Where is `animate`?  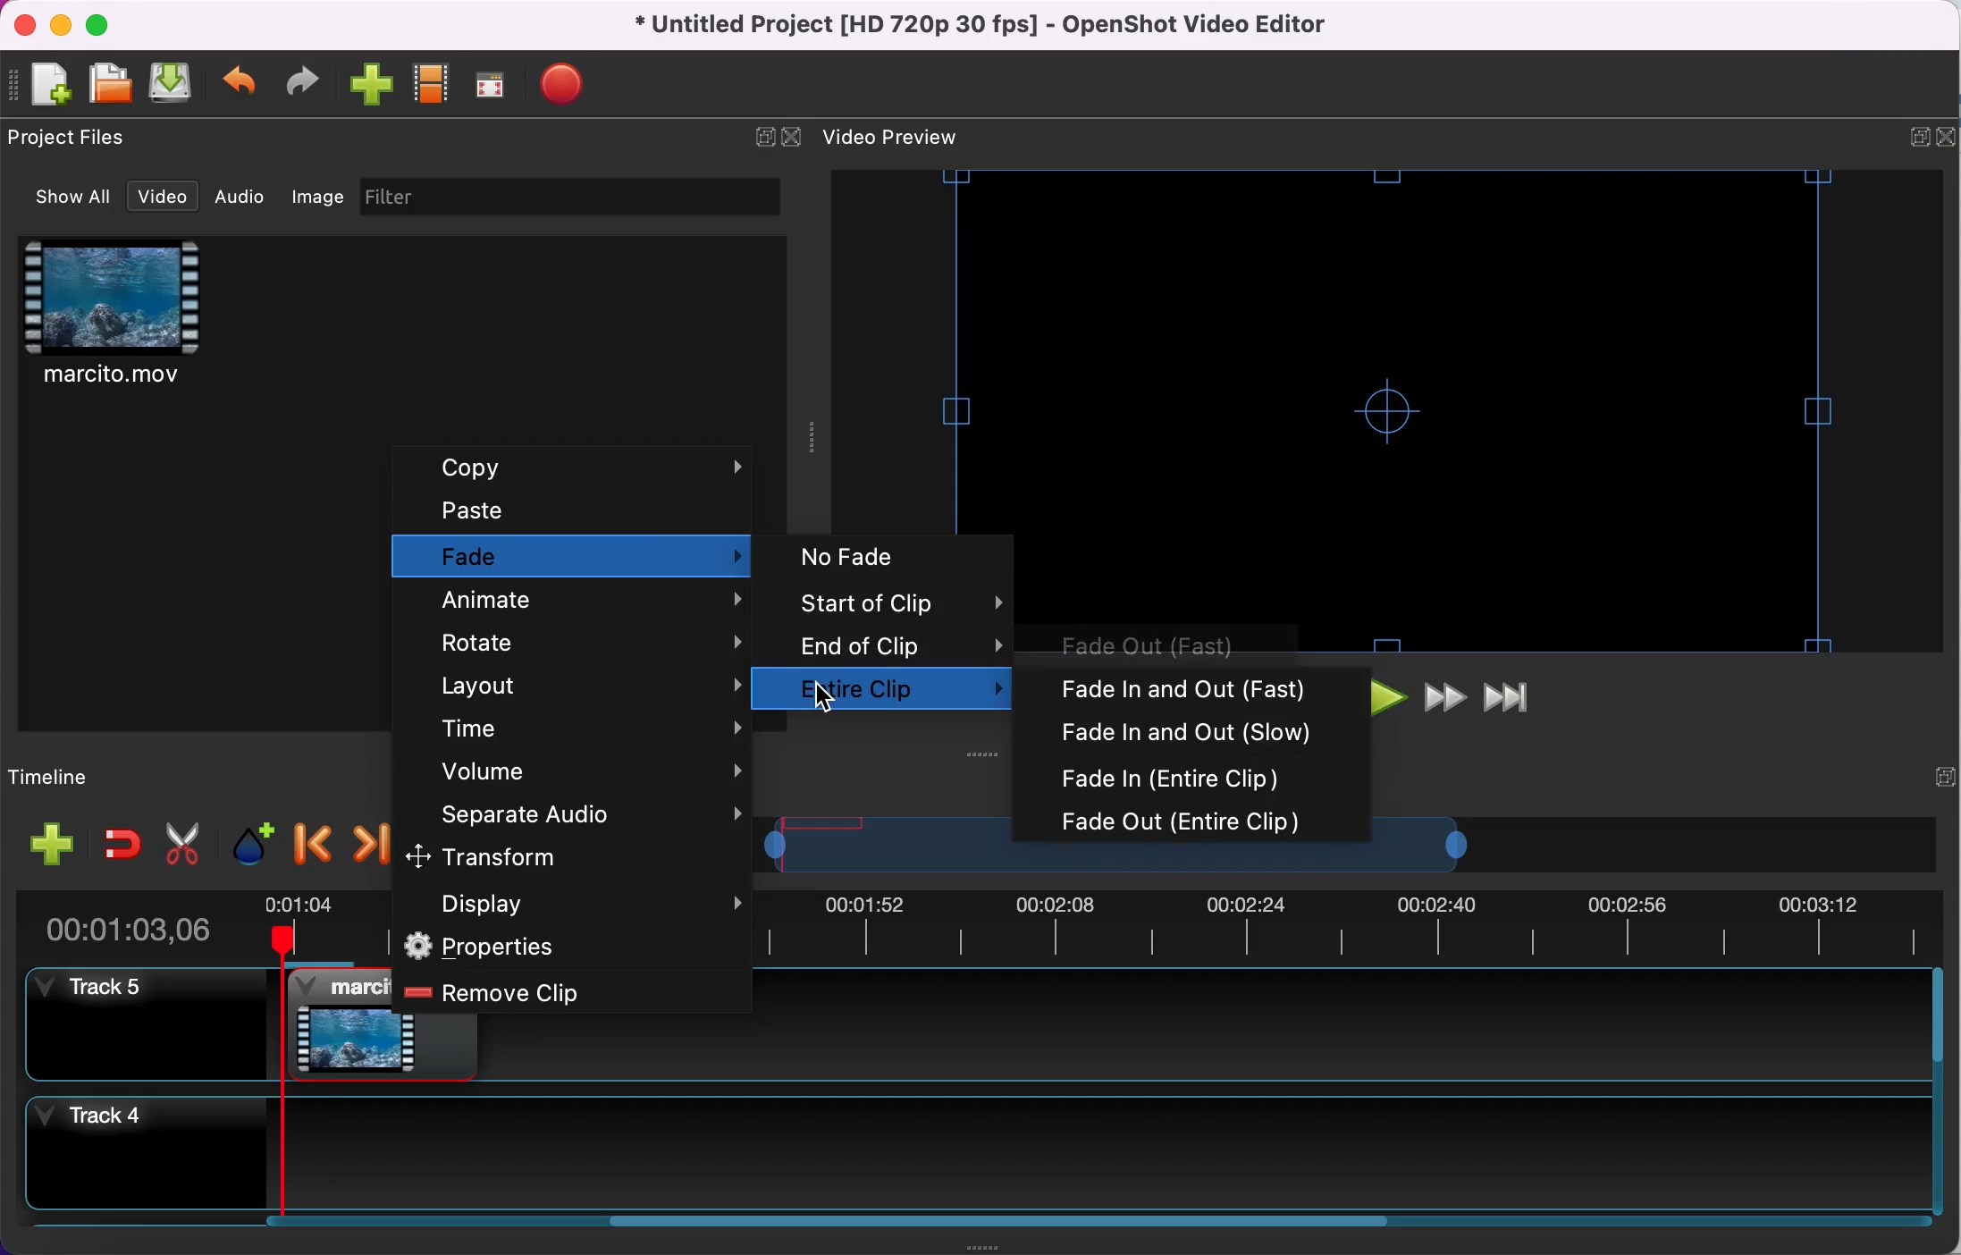
animate is located at coordinates (585, 604).